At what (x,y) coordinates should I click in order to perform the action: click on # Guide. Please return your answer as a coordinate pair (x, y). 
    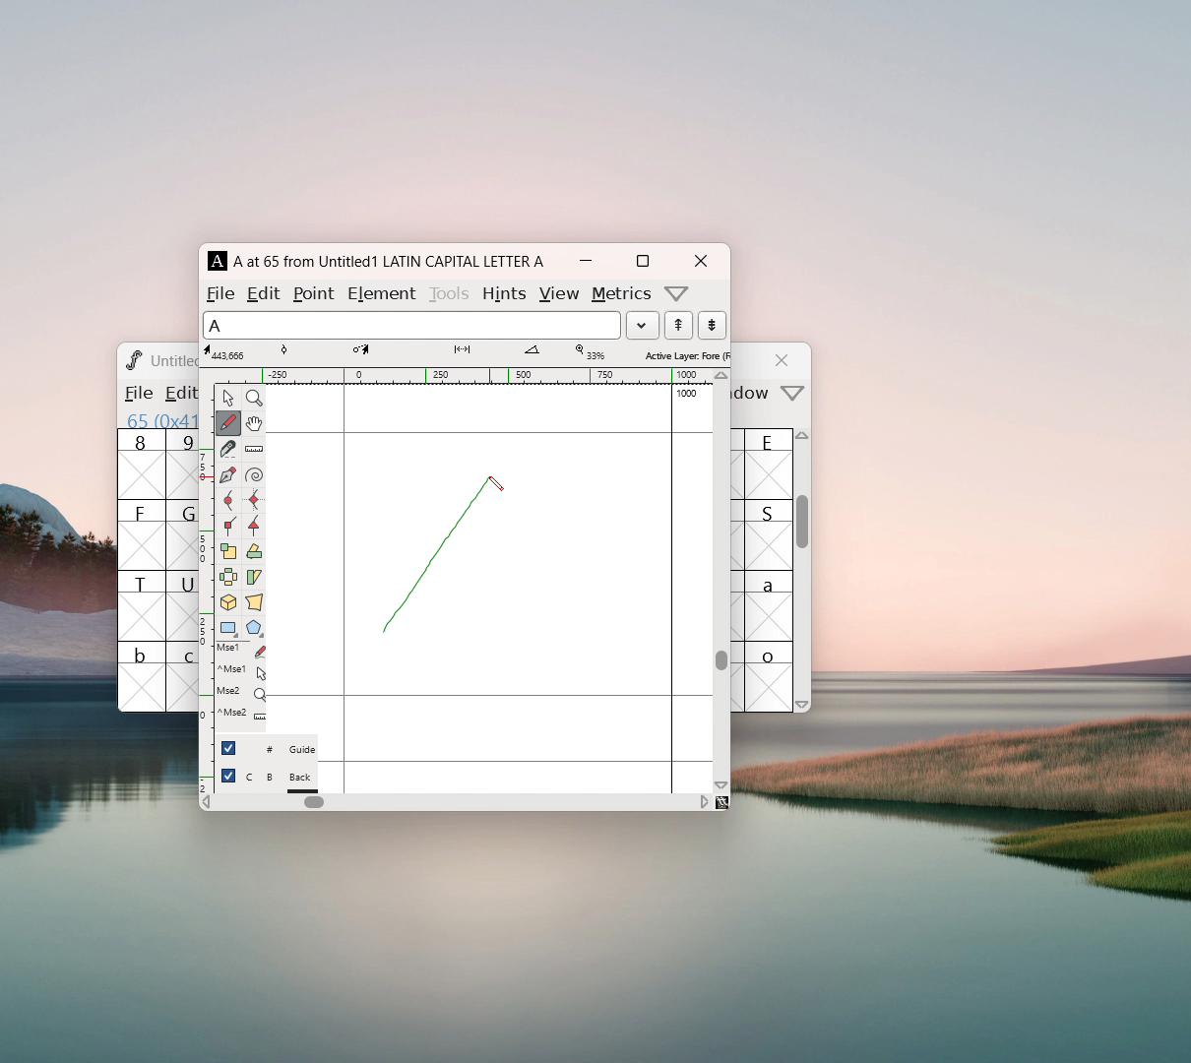
    Looking at the image, I should click on (281, 750).